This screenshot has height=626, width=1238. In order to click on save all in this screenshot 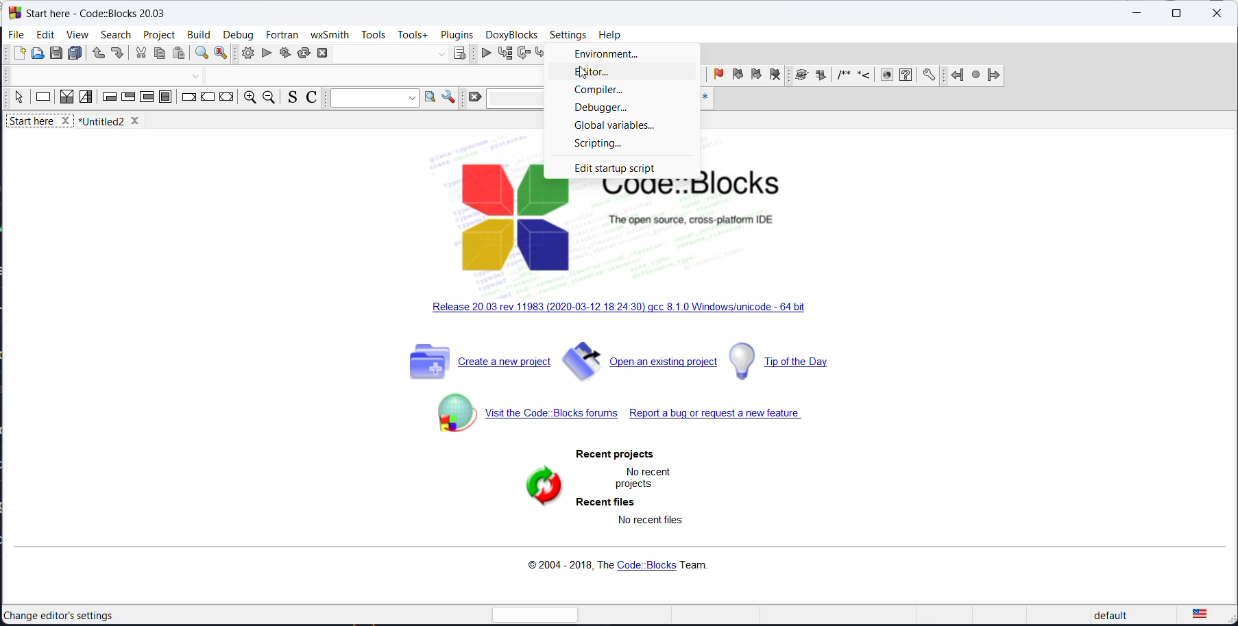, I will do `click(75, 54)`.